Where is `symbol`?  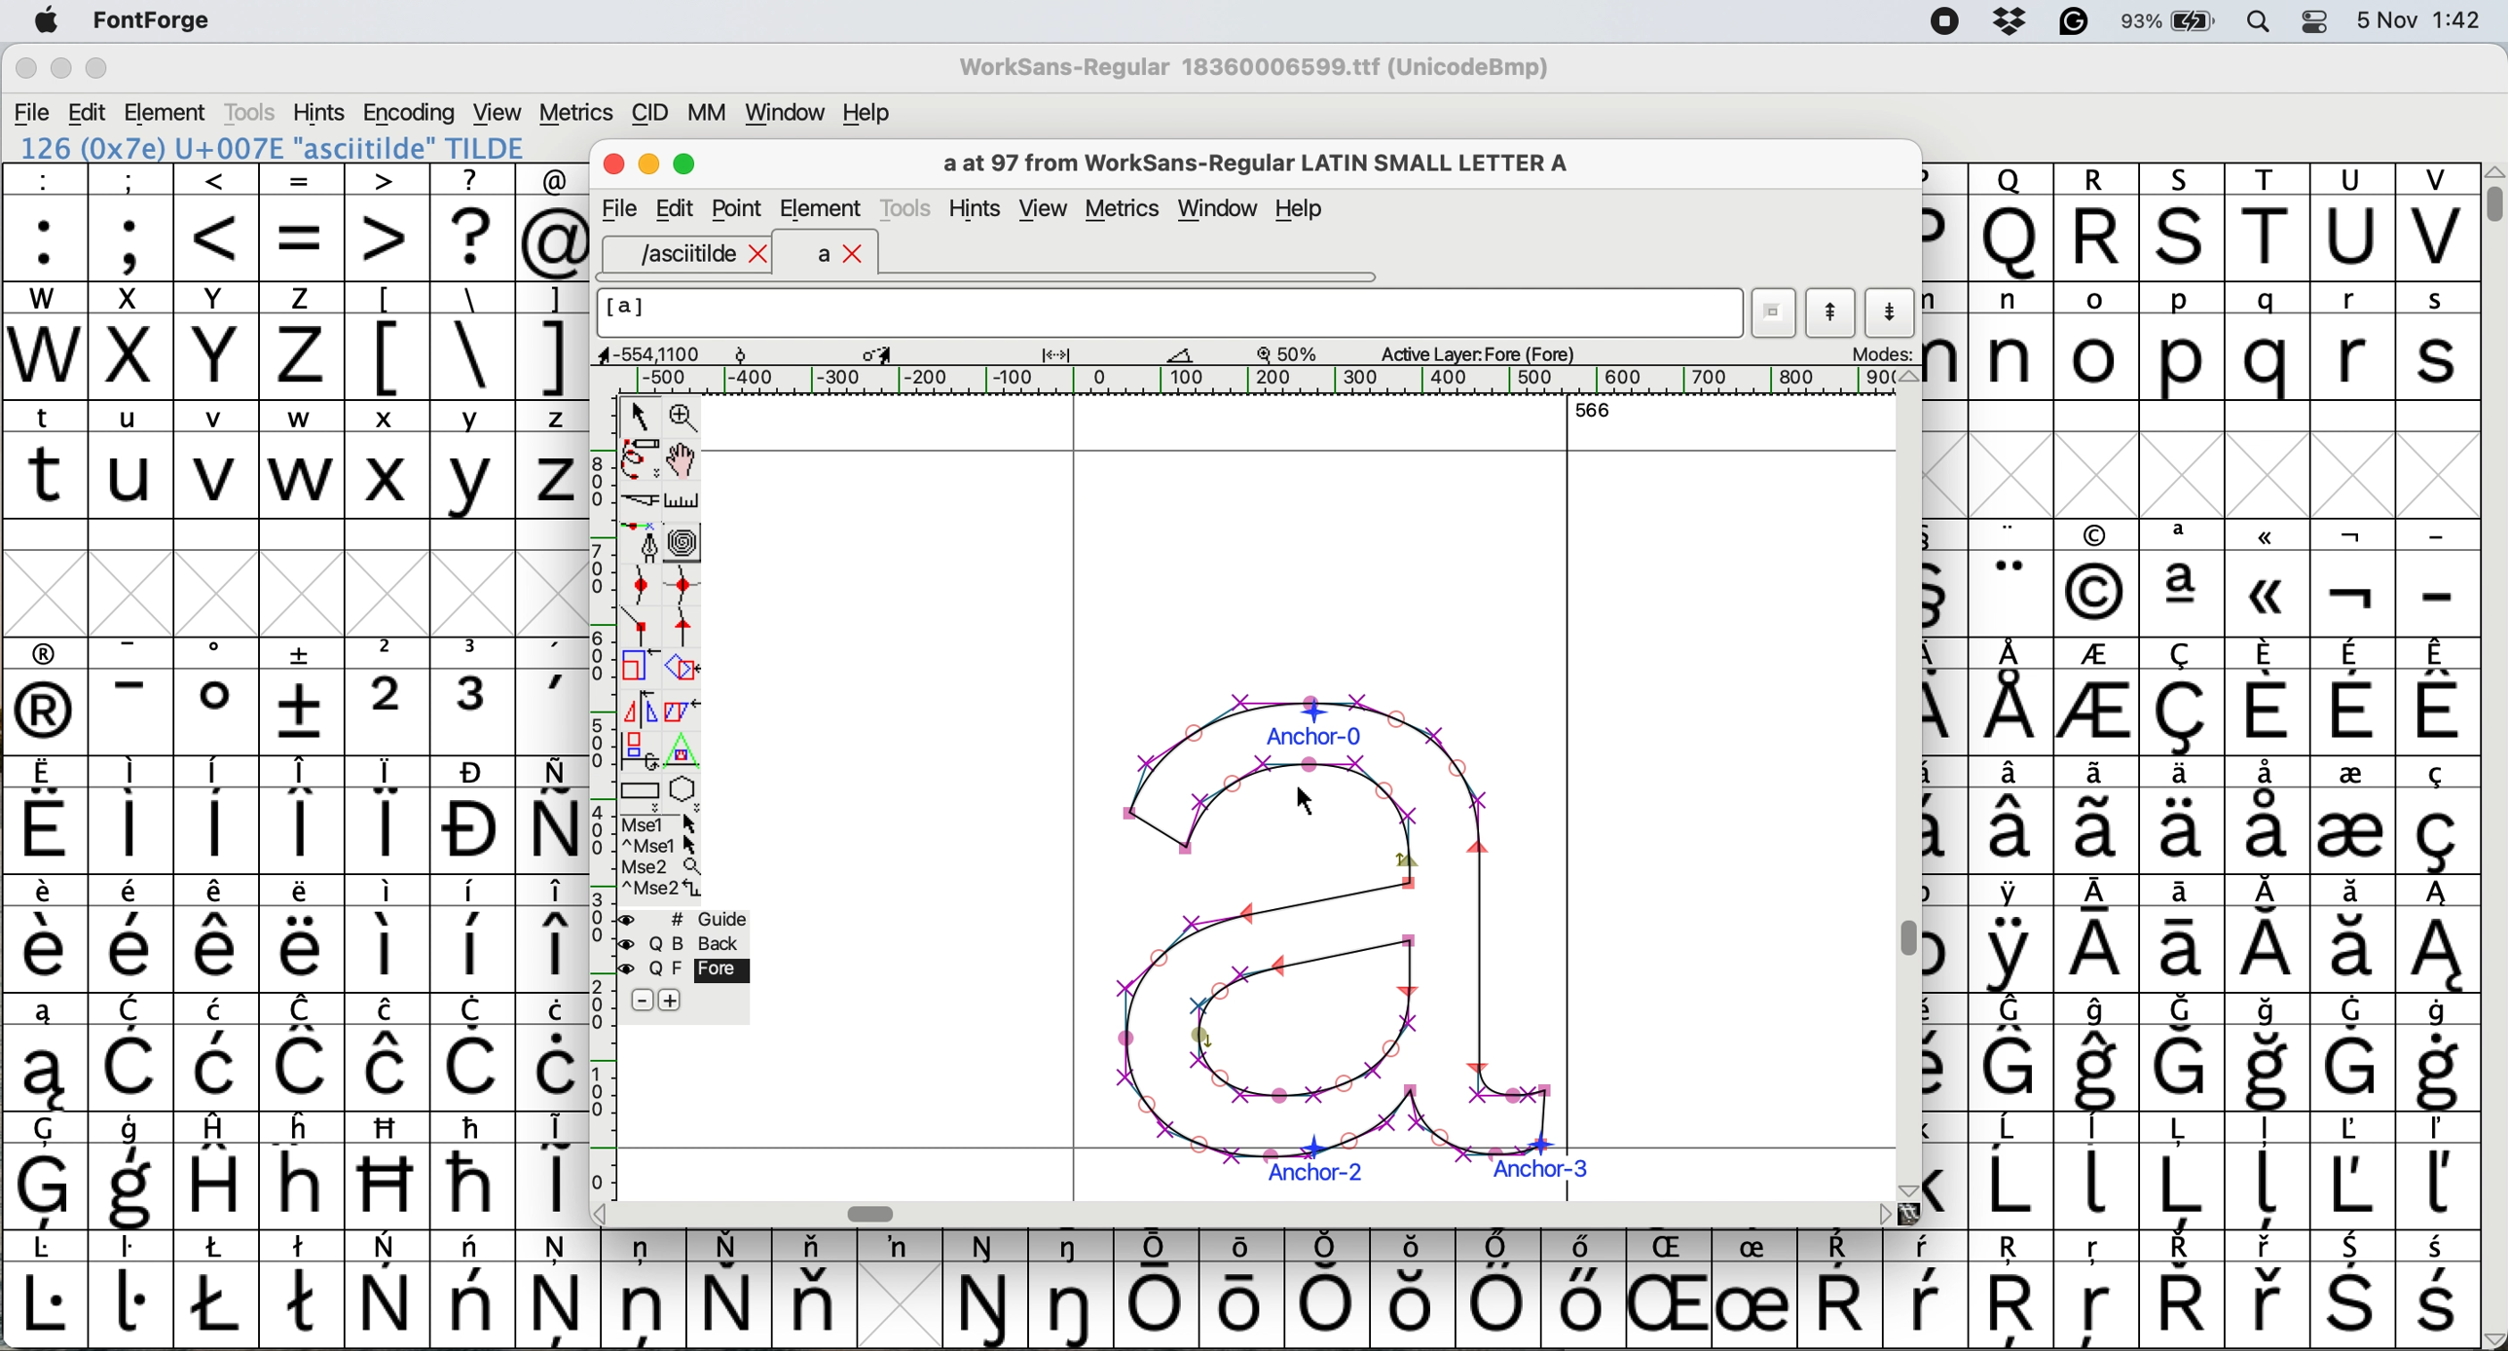 symbol is located at coordinates (2013, 1171).